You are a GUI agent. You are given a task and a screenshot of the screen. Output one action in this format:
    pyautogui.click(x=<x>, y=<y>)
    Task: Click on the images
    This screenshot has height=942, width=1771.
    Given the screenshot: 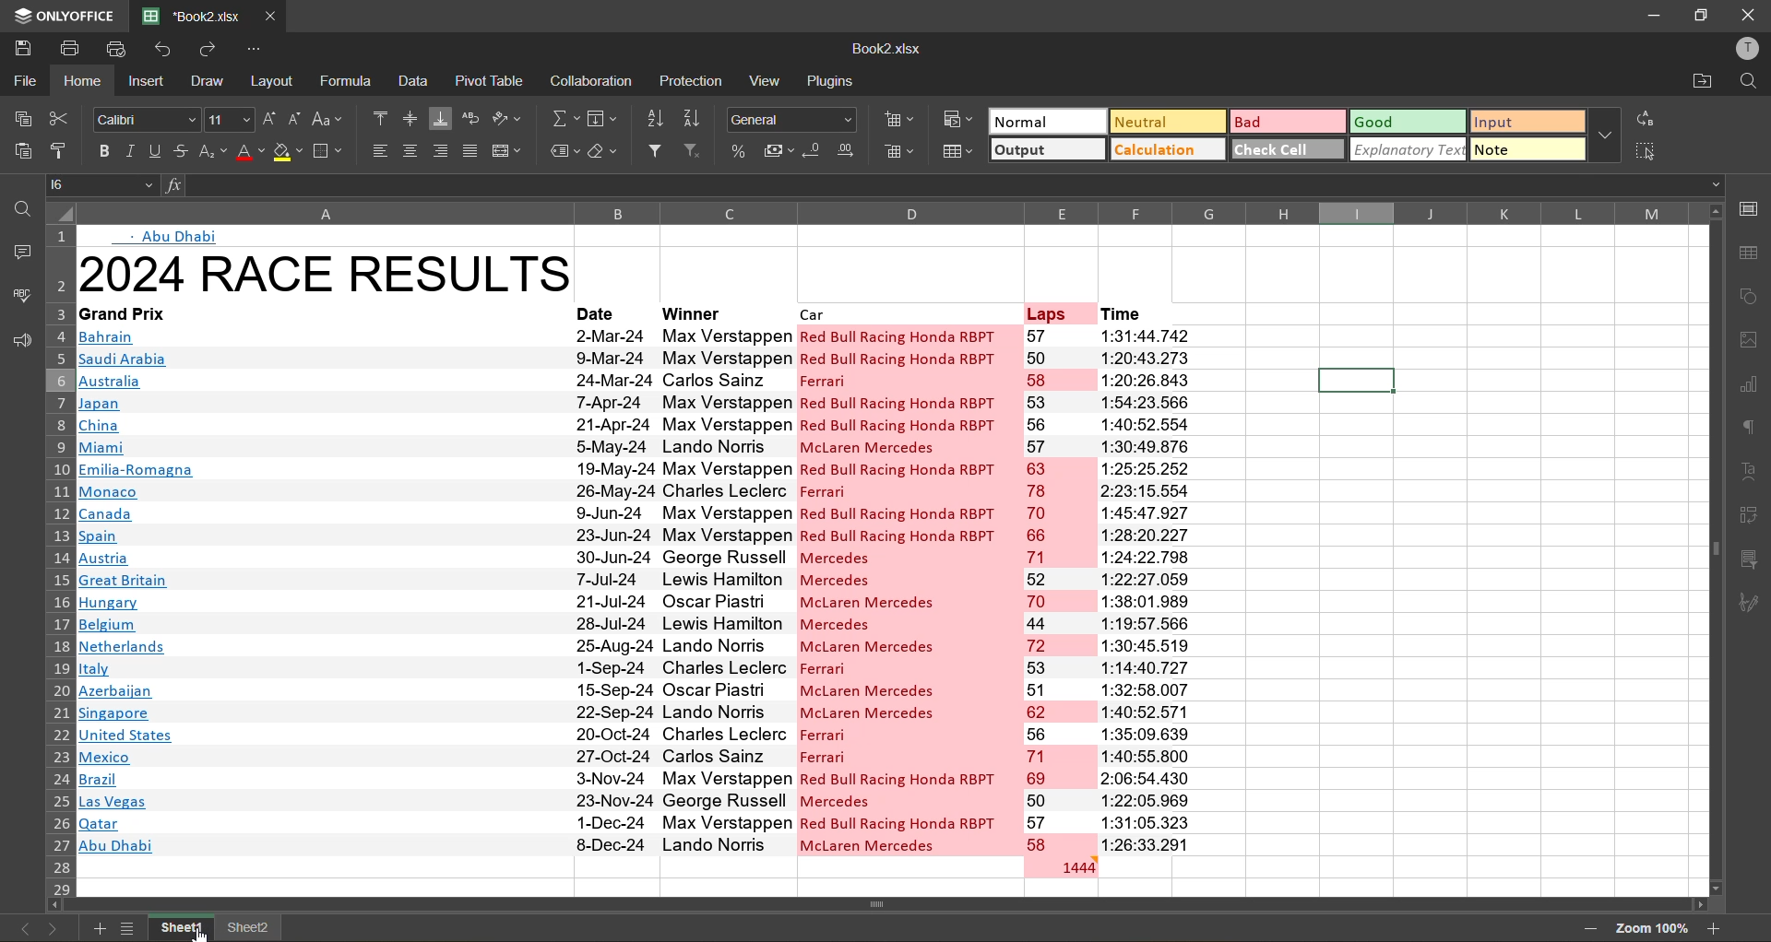 What is the action you would take?
    pyautogui.click(x=1748, y=341)
    